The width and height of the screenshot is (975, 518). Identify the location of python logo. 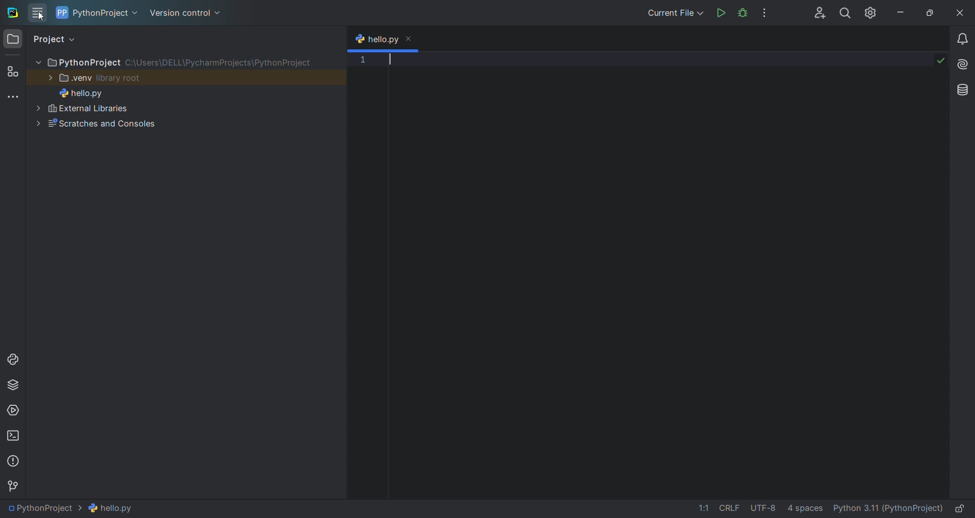
(359, 40).